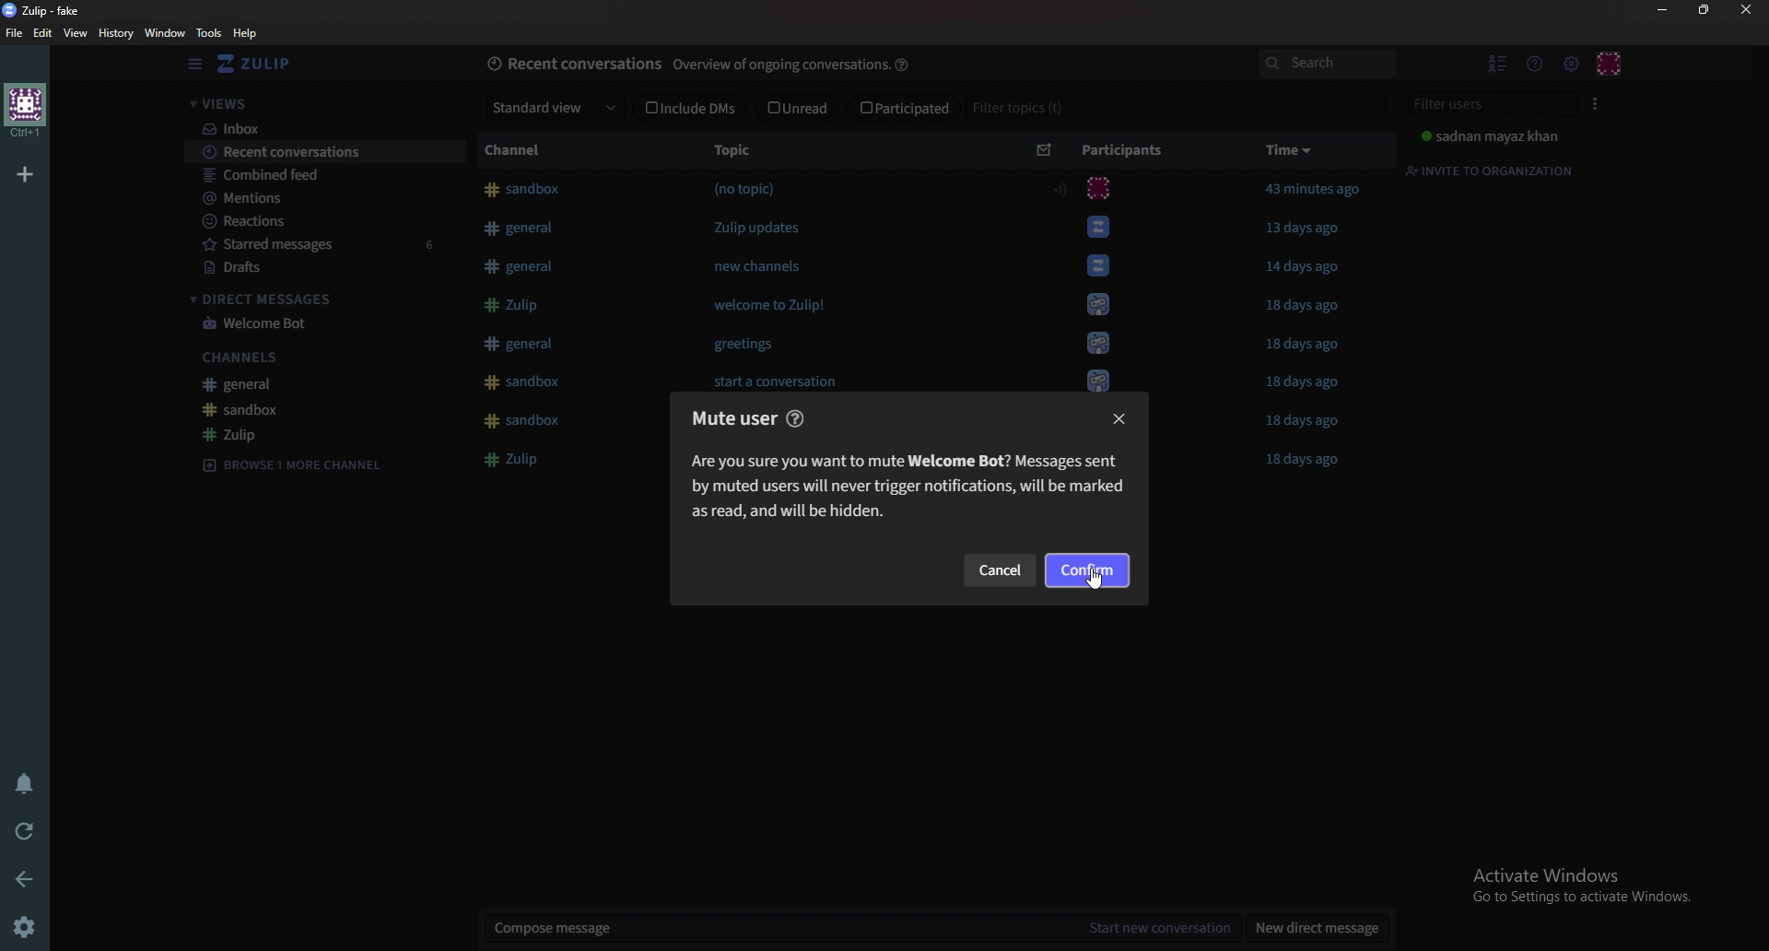 This screenshot has height=951, width=1769. What do you see at coordinates (26, 112) in the screenshot?
I see `home` at bounding box center [26, 112].